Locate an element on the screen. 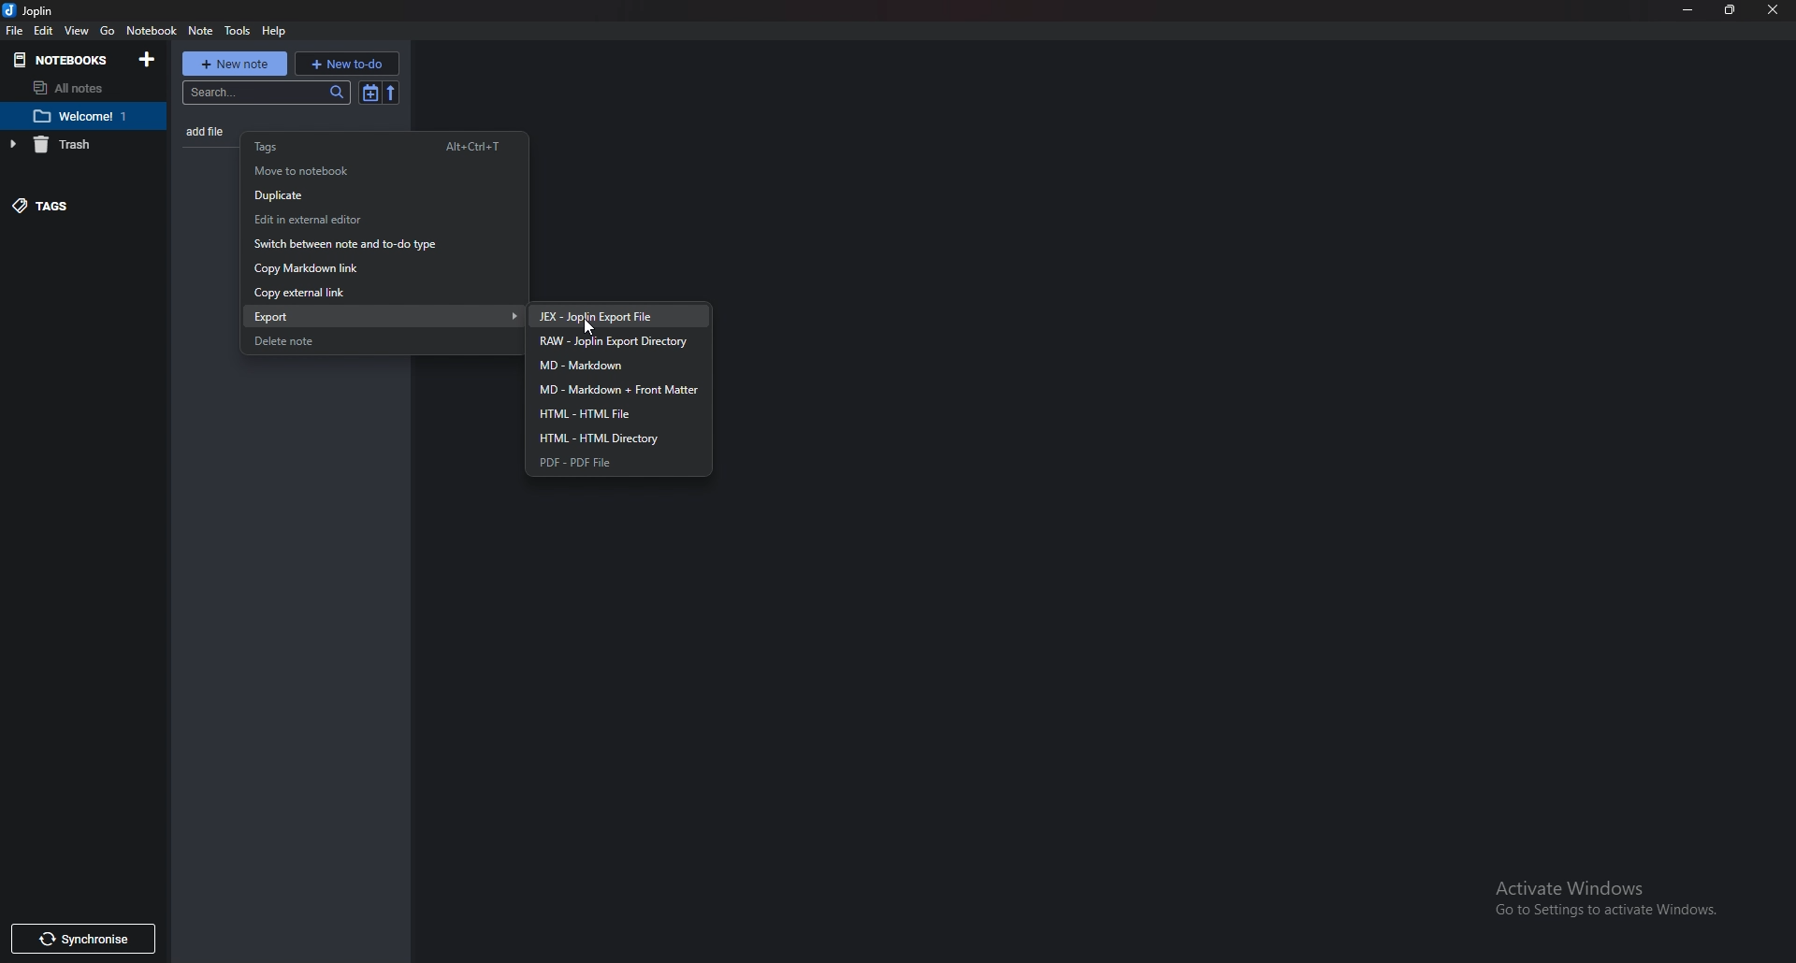 The width and height of the screenshot is (1796, 963). markdown is located at coordinates (619, 367).